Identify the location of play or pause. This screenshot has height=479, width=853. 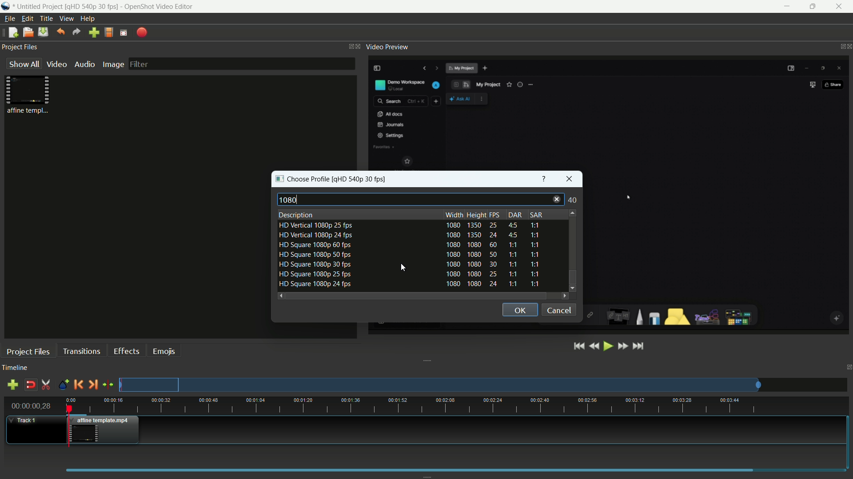
(608, 347).